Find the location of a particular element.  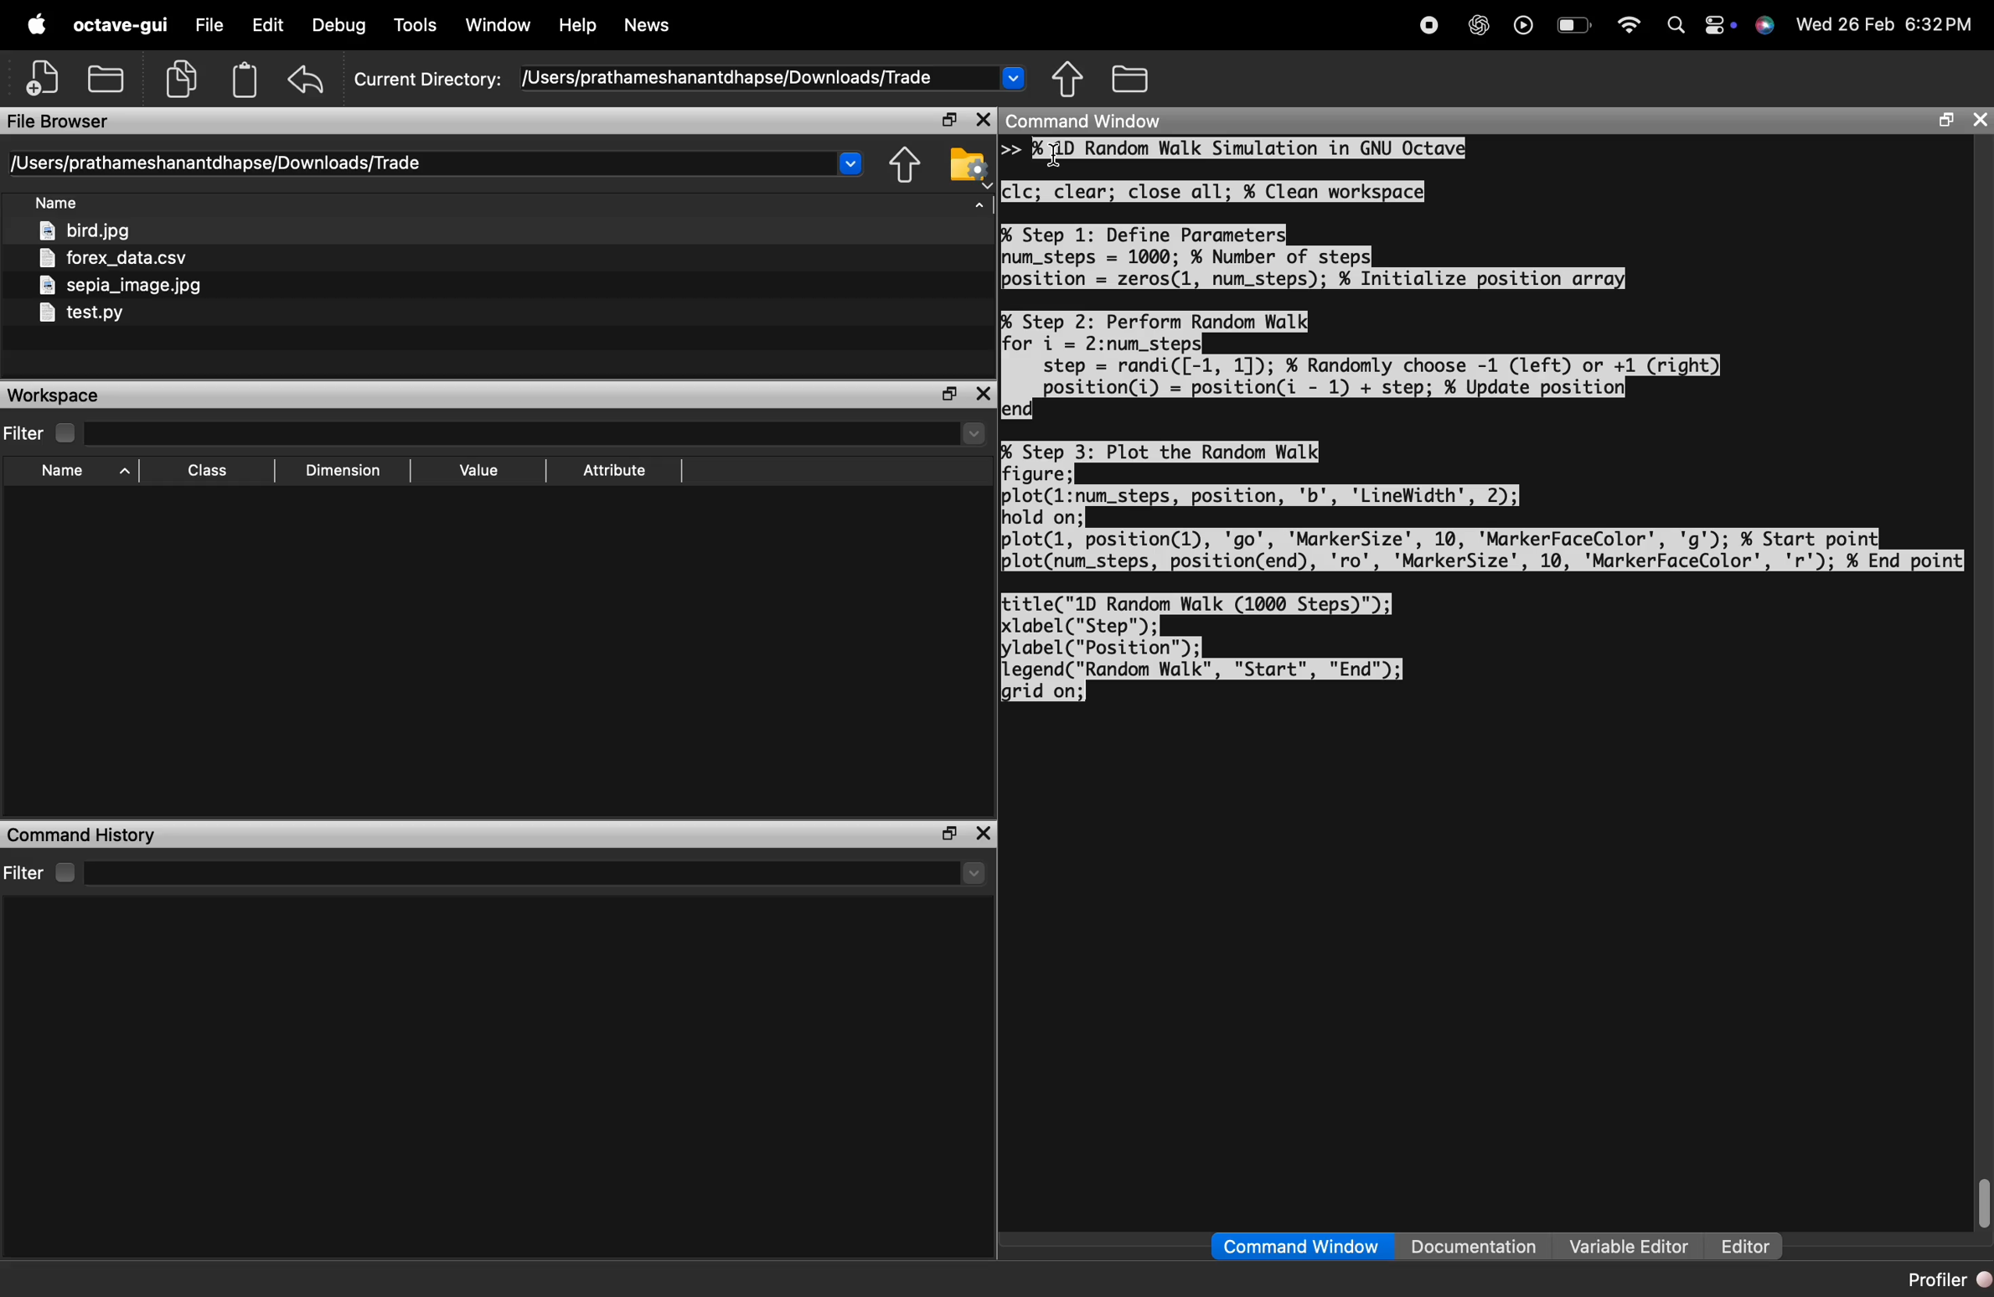

variable editor is located at coordinates (1630, 1246).